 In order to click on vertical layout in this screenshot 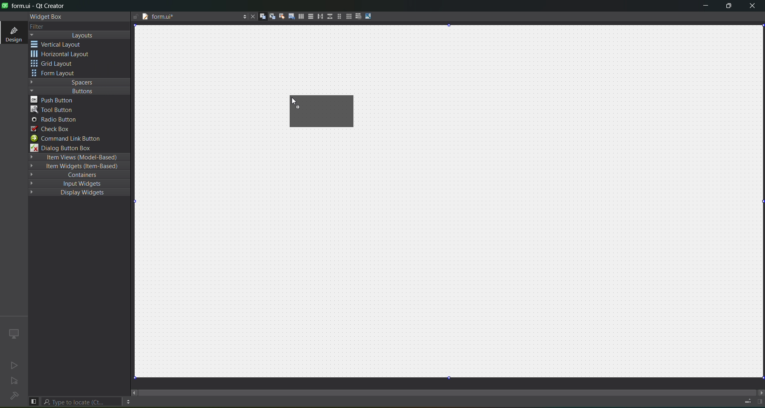, I will do `click(62, 44)`.